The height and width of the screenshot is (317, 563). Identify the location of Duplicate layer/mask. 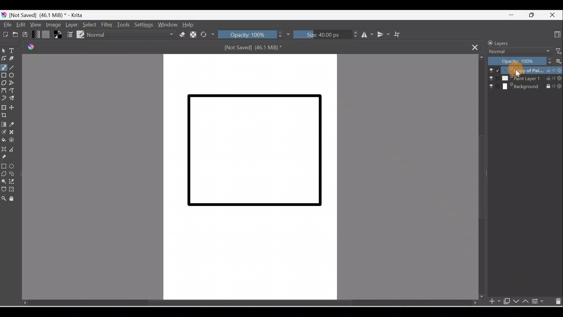
(505, 301).